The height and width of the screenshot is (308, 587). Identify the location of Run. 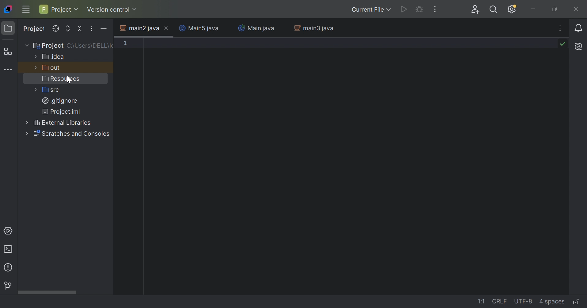
(403, 9).